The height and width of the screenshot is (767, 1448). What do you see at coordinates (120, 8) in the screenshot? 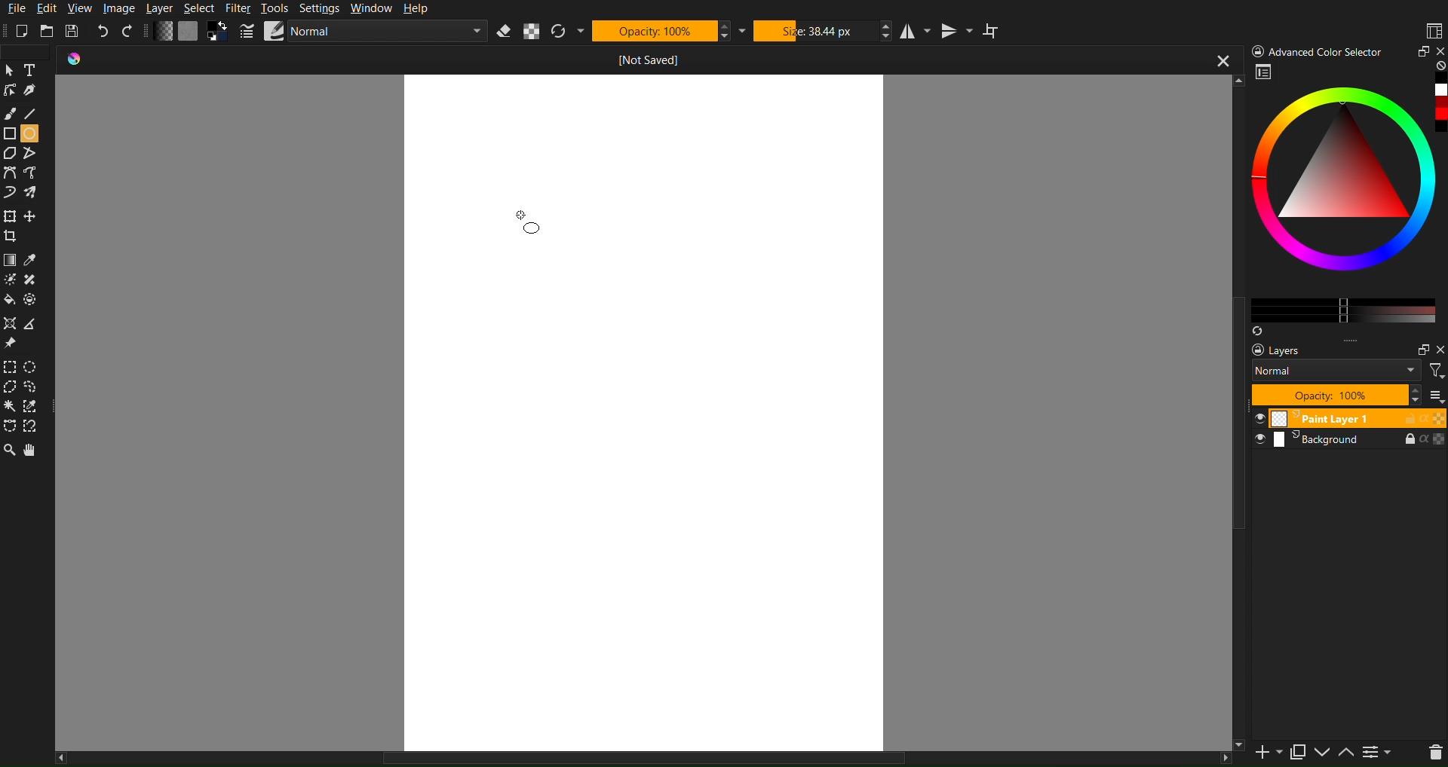
I see `Image` at bounding box center [120, 8].